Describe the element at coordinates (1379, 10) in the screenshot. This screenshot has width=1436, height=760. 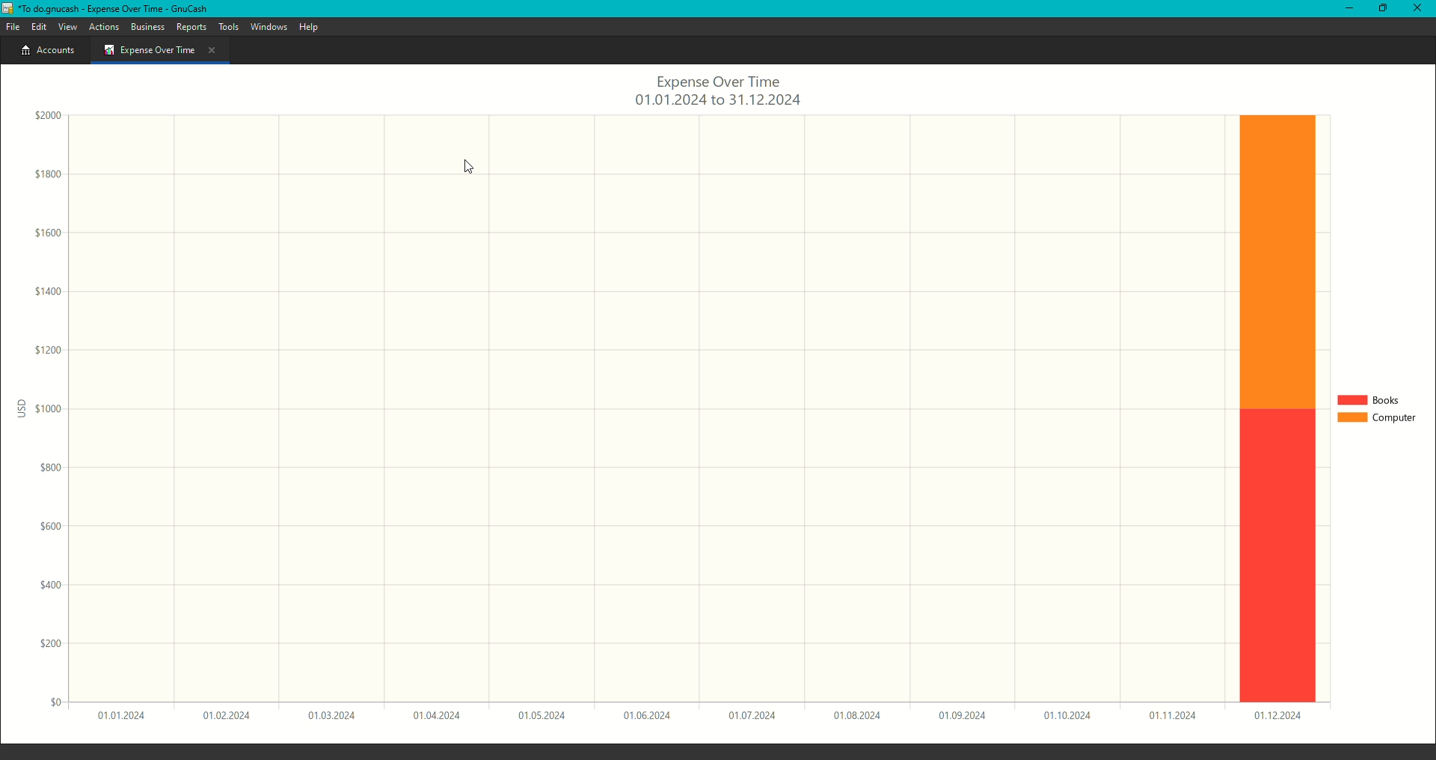
I see `Restore` at that location.